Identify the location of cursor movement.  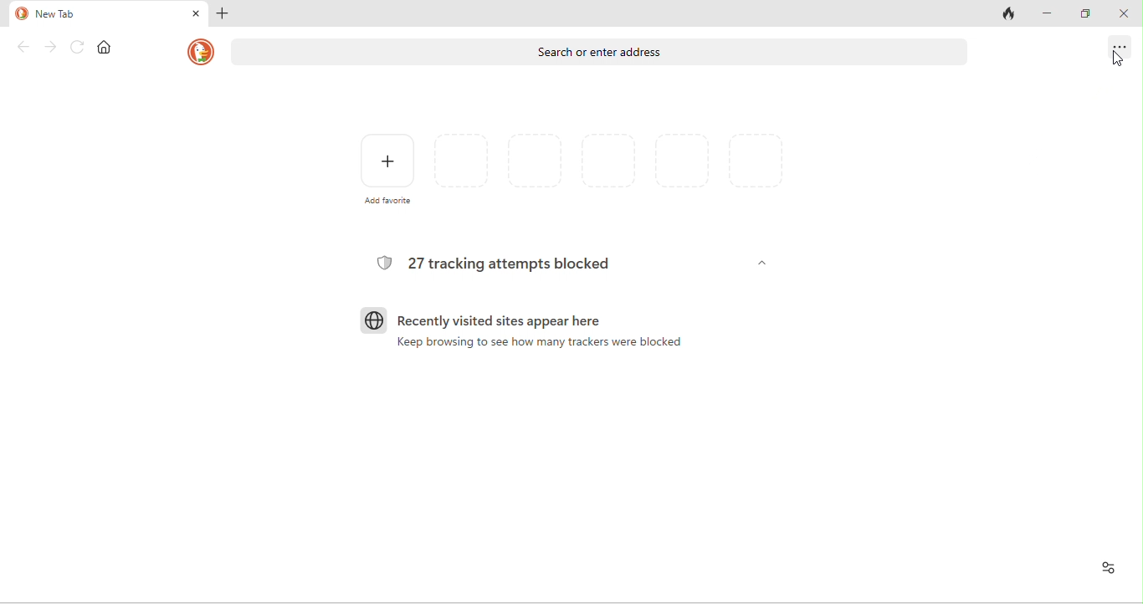
(1119, 61).